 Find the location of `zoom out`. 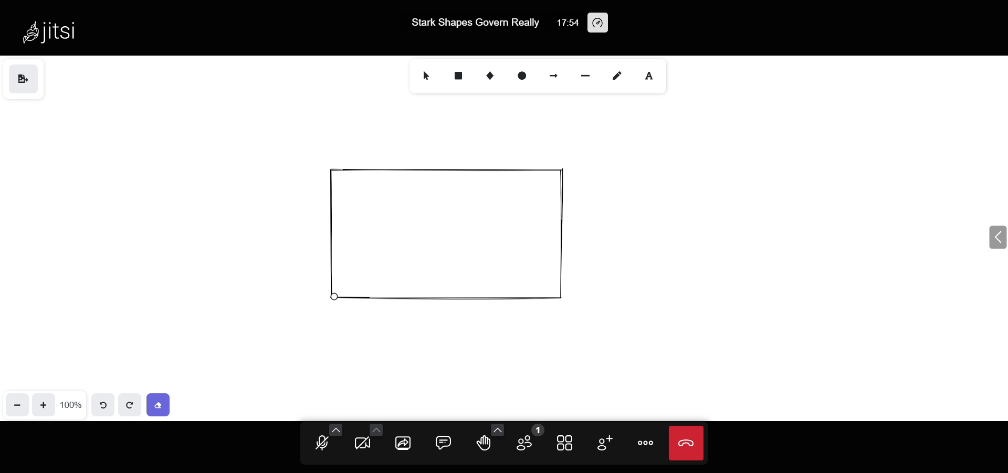

zoom out is located at coordinates (17, 404).